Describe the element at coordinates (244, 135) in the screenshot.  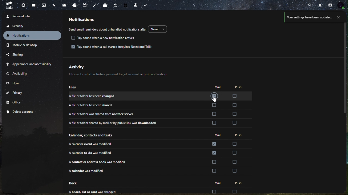
I see `push` at that location.